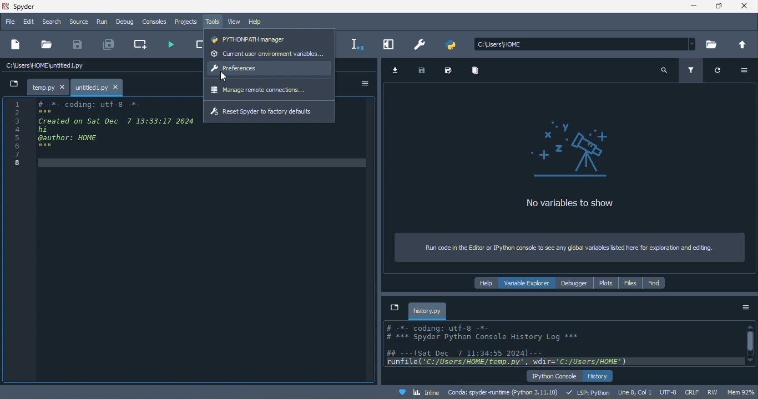 This screenshot has width=758, height=400. Describe the element at coordinates (690, 391) in the screenshot. I see `crlf` at that location.